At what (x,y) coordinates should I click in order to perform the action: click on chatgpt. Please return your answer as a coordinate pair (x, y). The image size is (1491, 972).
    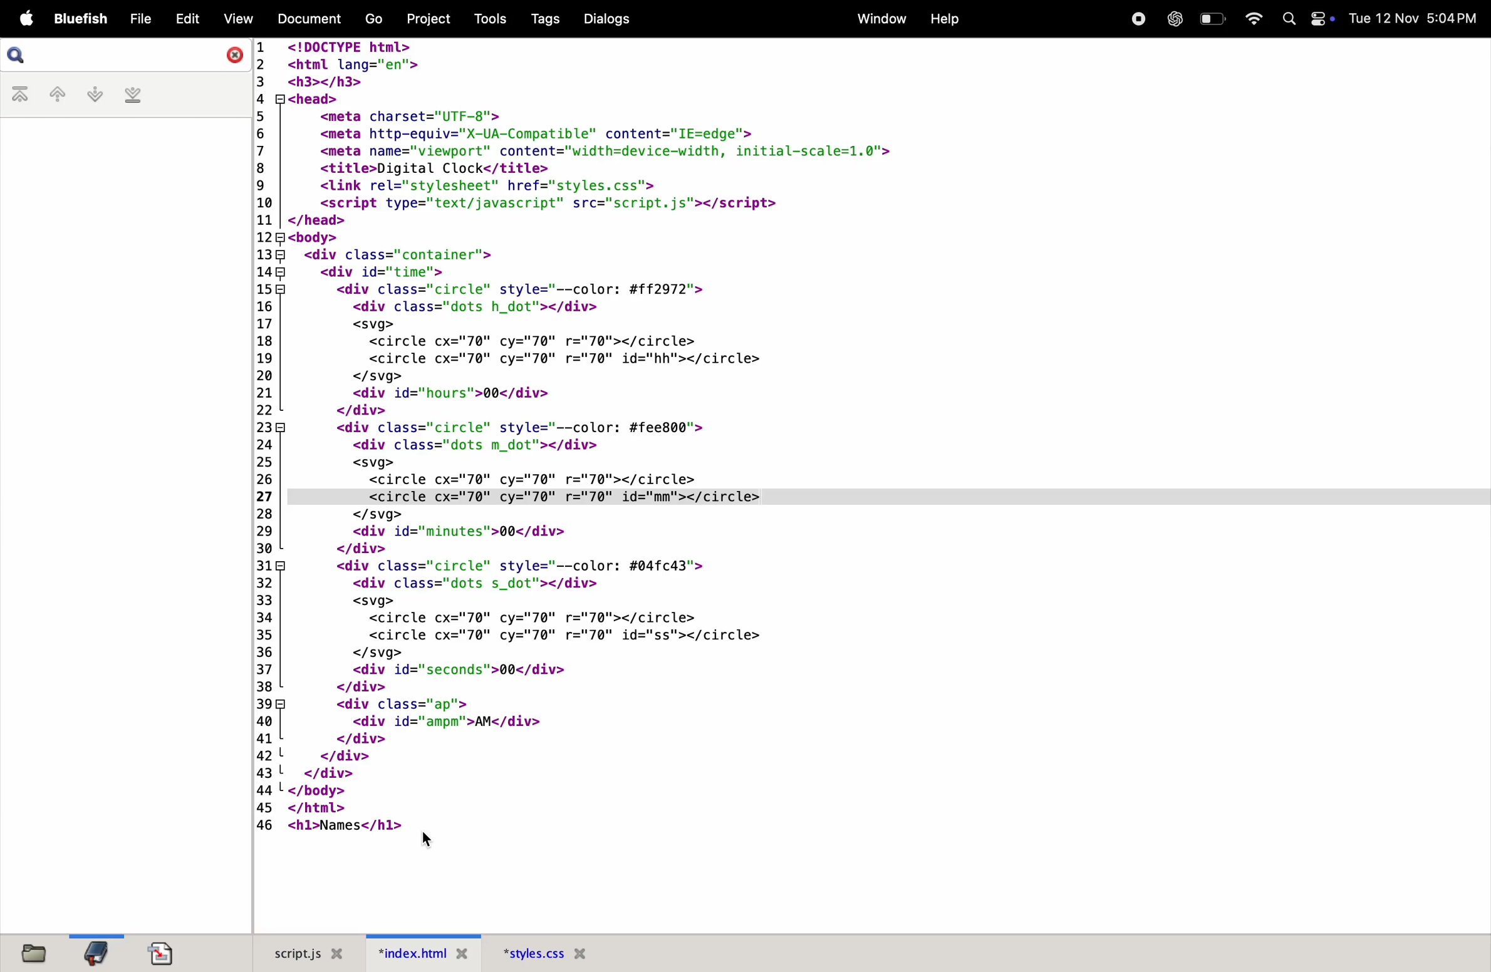
    Looking at the image, I should click on (1171, 19).